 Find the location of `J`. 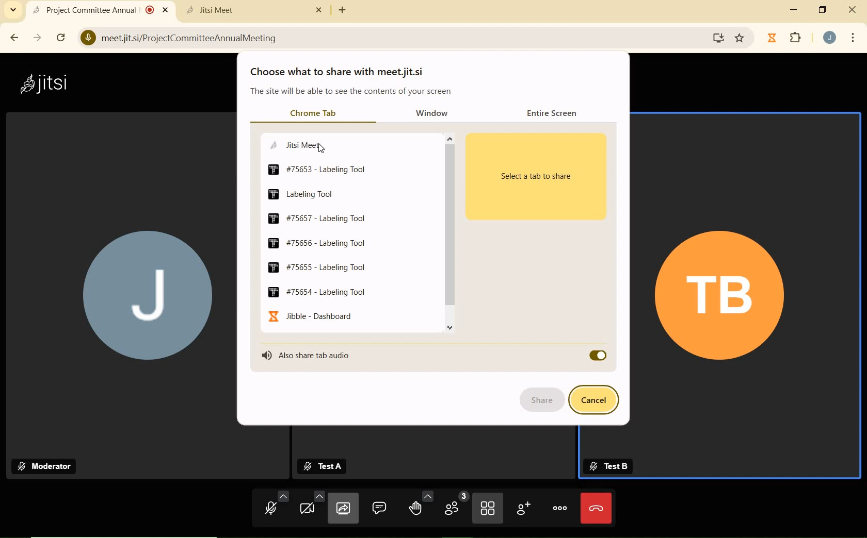

J is located at coordinates (116, 280).